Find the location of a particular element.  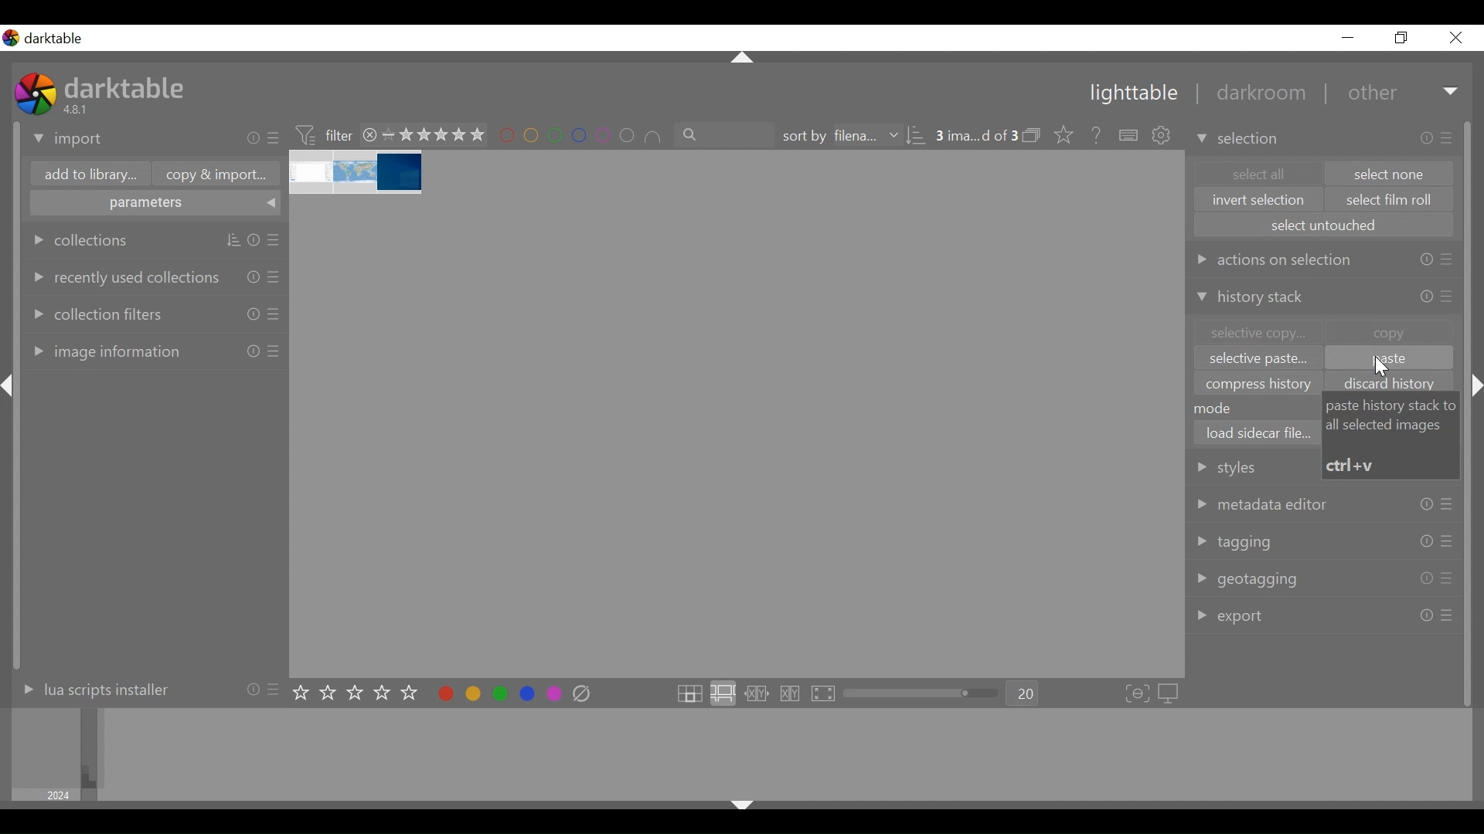

number of image selected is located at coordinates (976, 136).